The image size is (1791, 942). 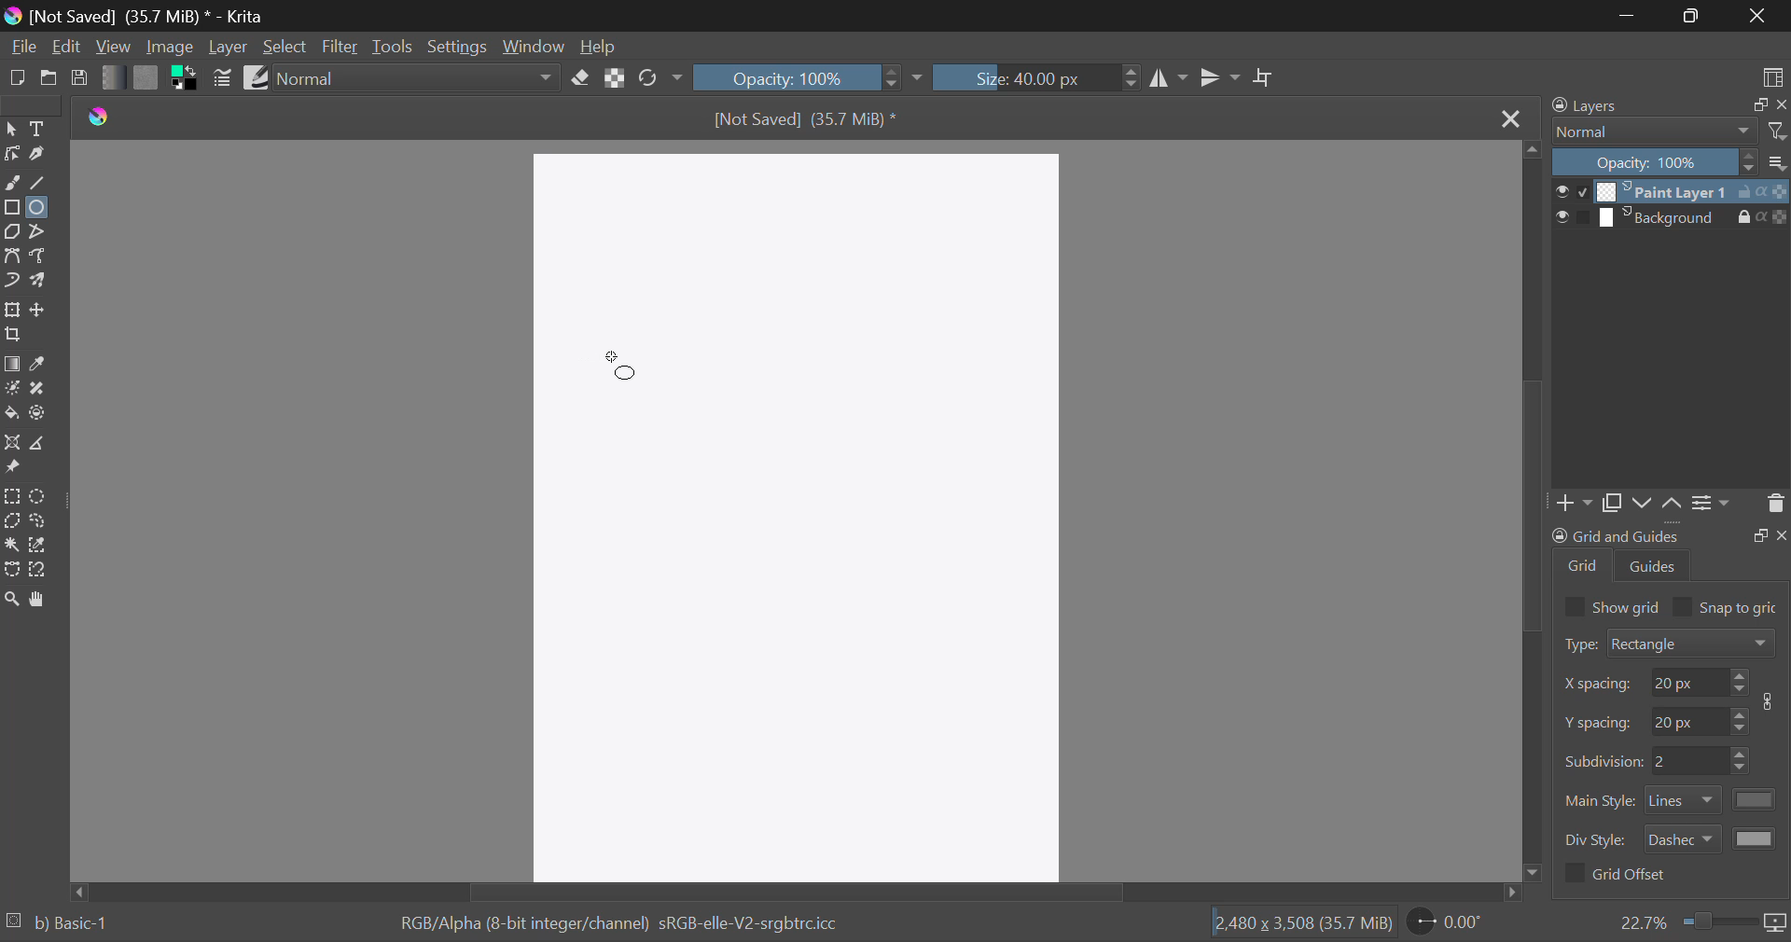 I want to click on Layer, so click(x=229, y=48).